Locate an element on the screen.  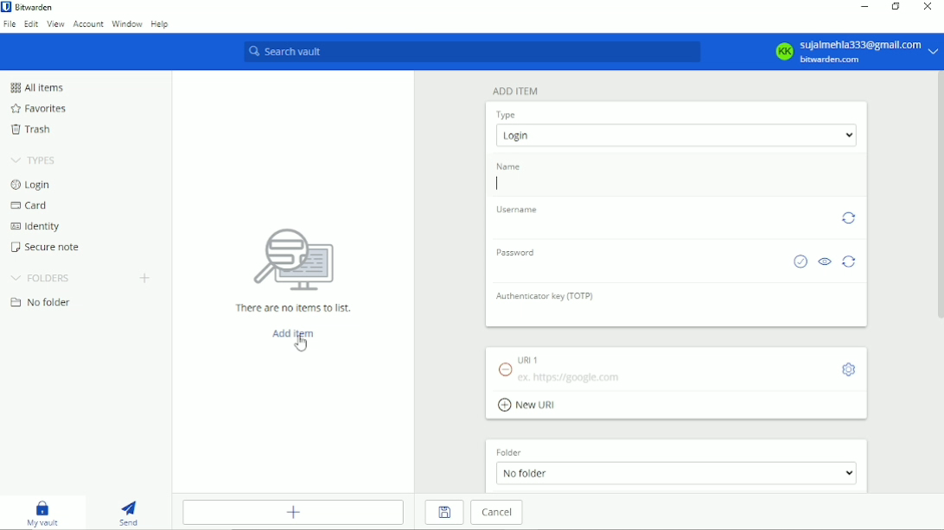
Generate password is located at coordinates (851, 264).